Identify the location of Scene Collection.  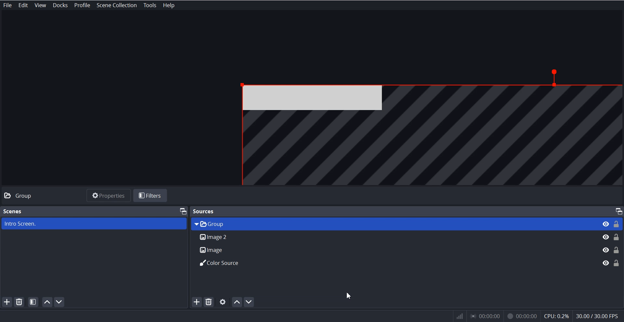
(117, 6).